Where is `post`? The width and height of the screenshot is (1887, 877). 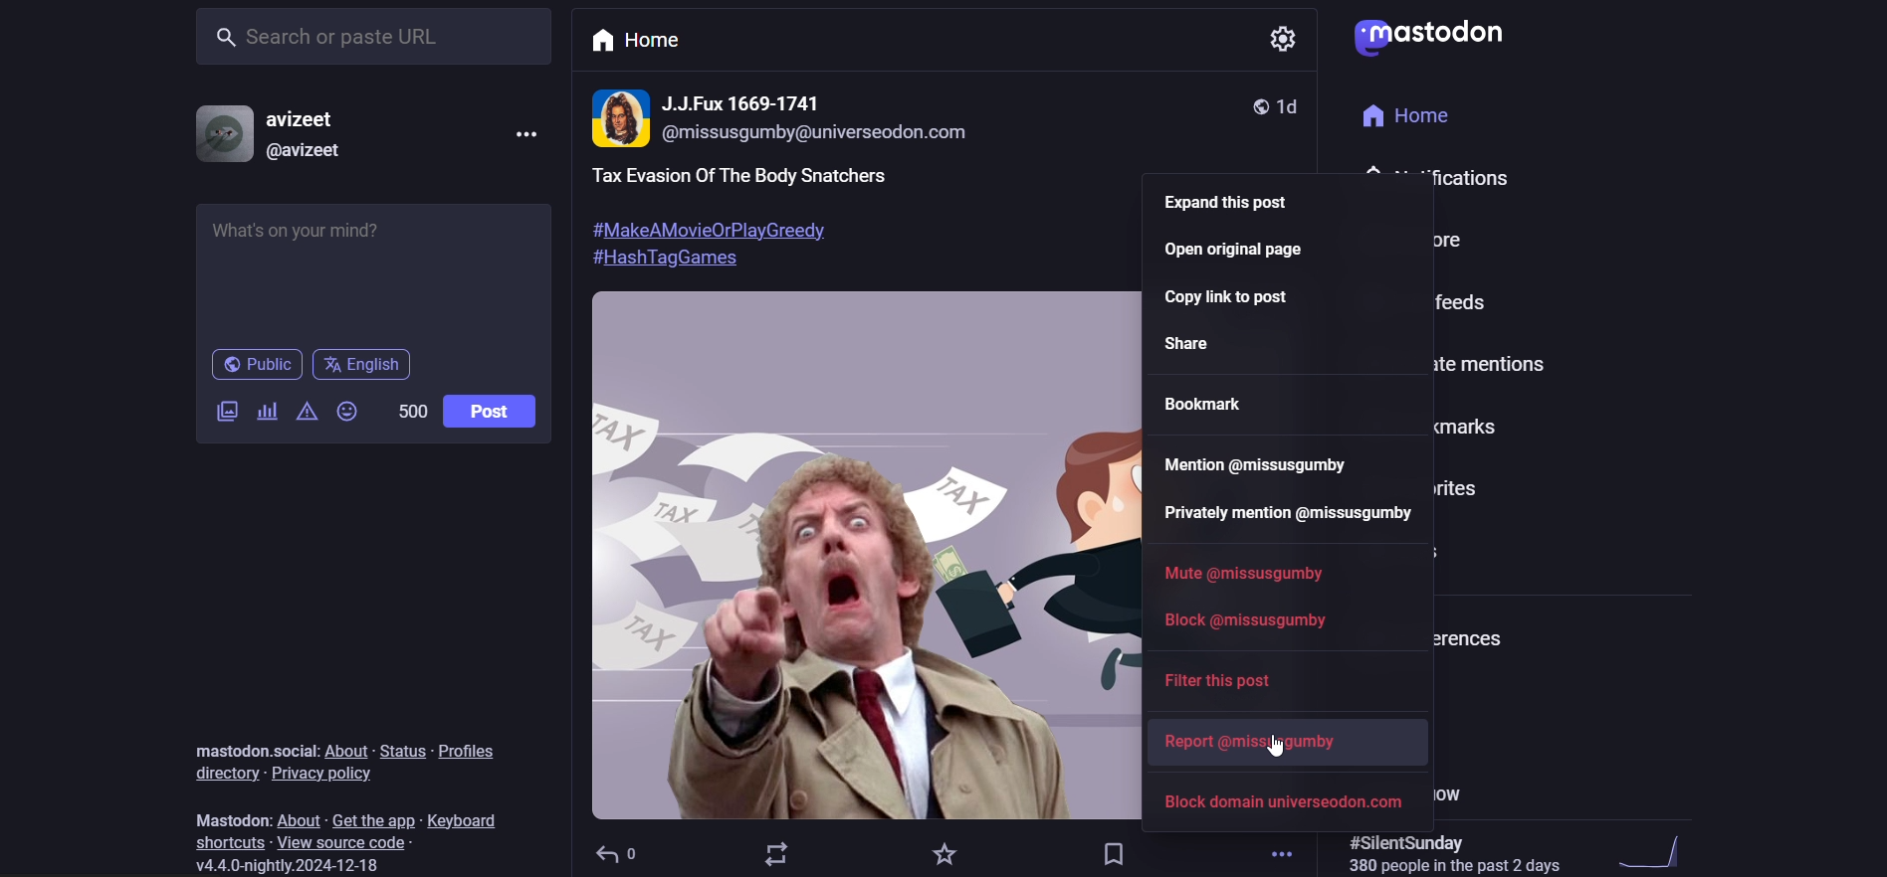 post is located at coordinates (492, 406).